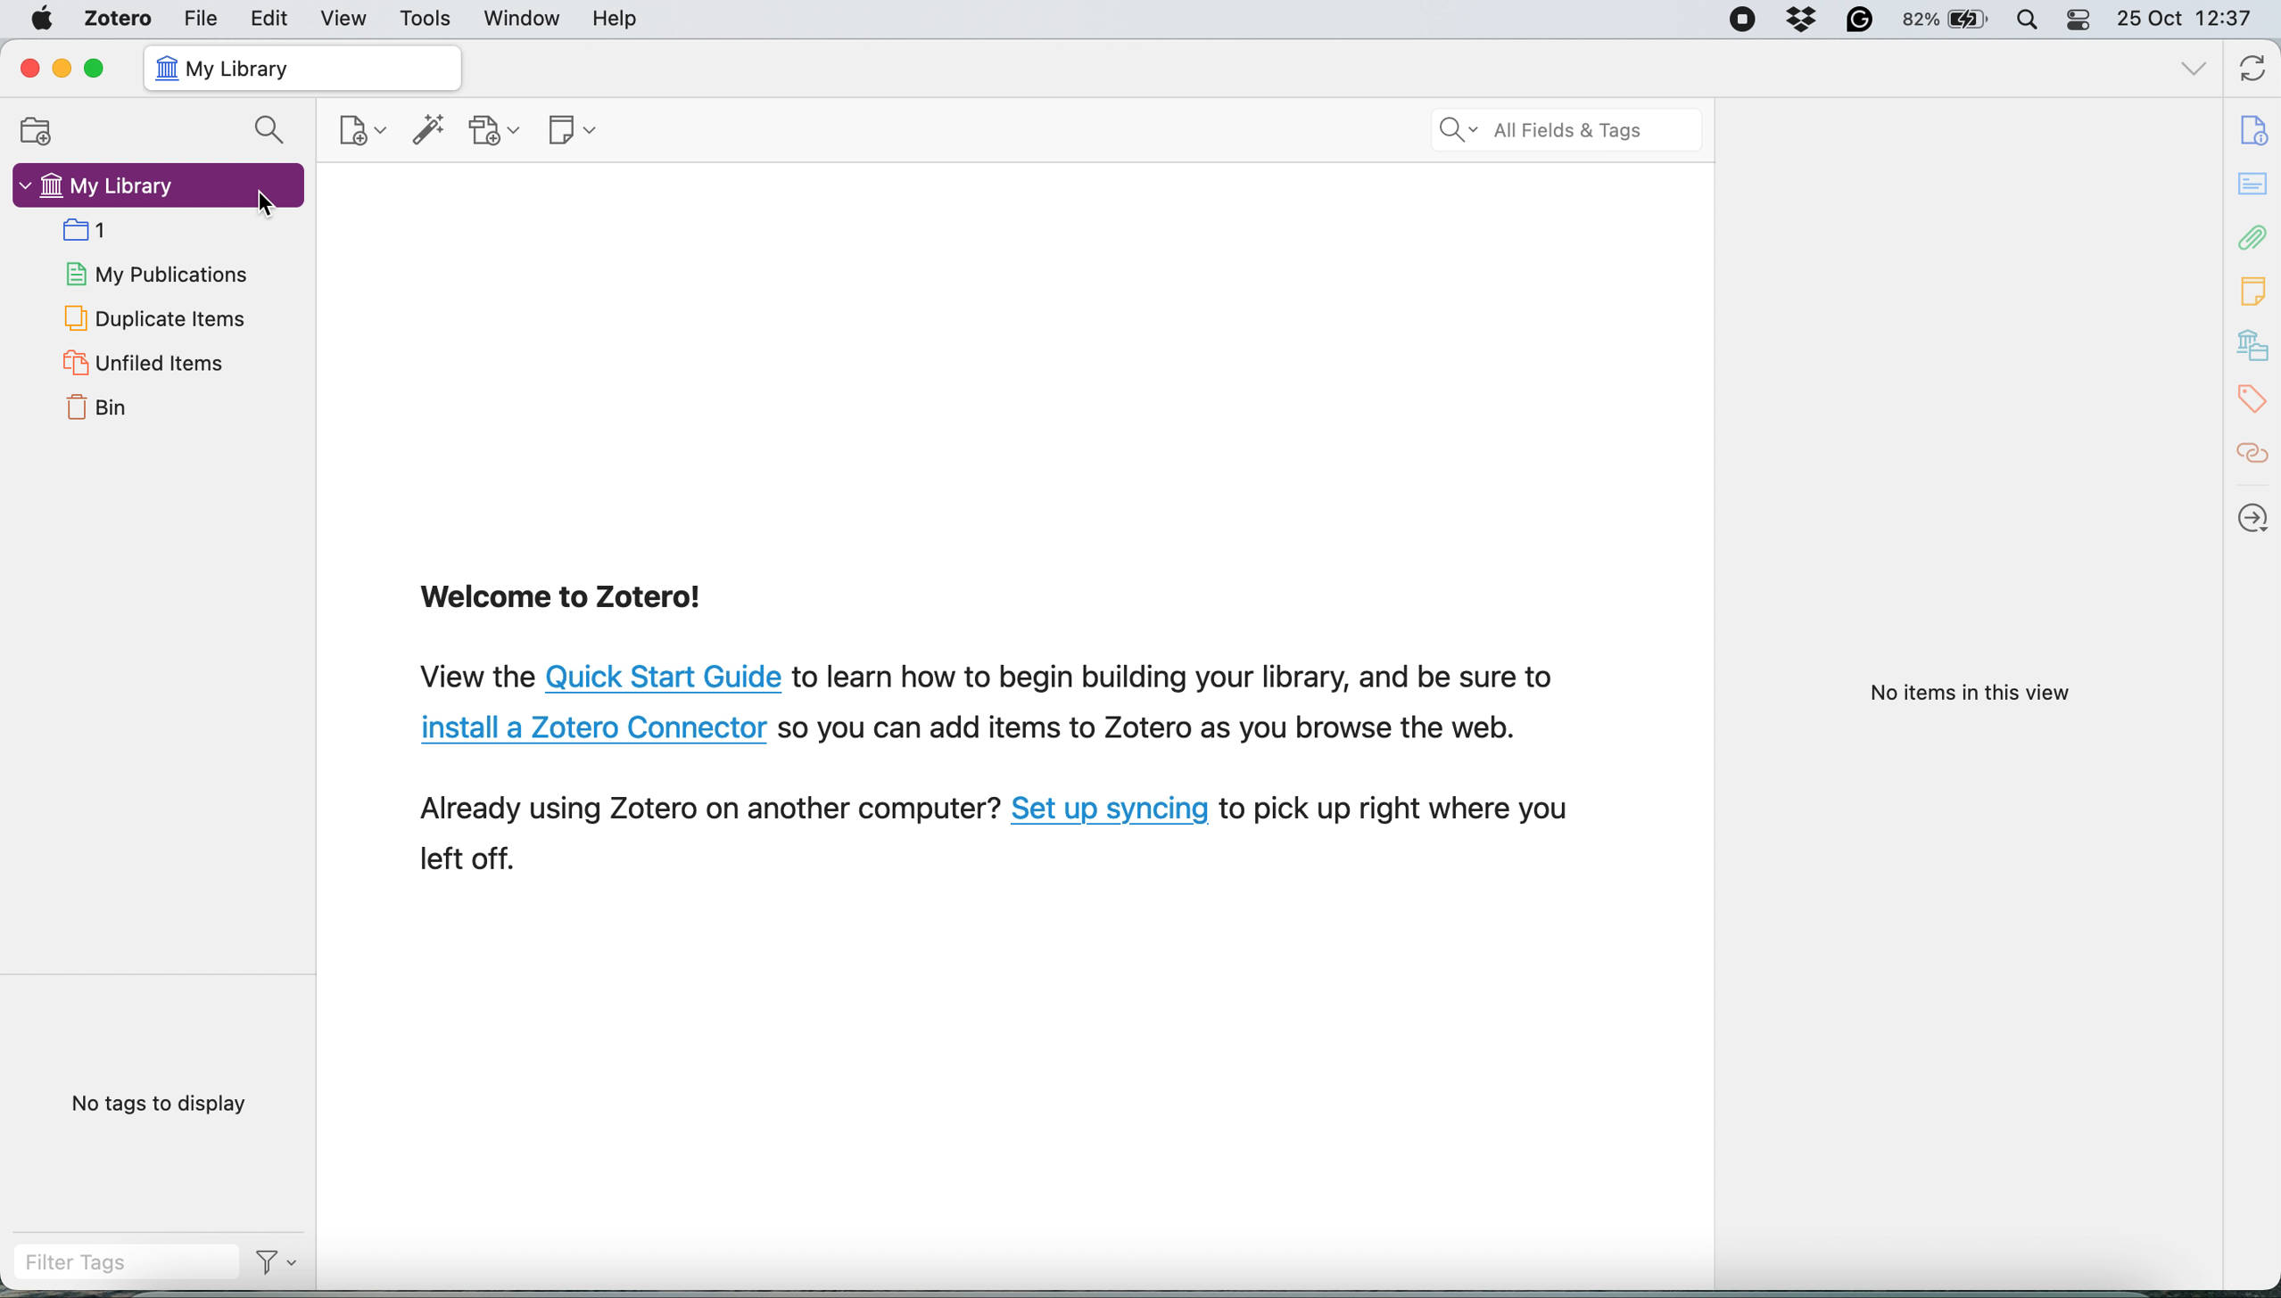  What do you see at coordinates (2253, 295) in the screenshot?
I see `note` at bounding box center [2253, 295].